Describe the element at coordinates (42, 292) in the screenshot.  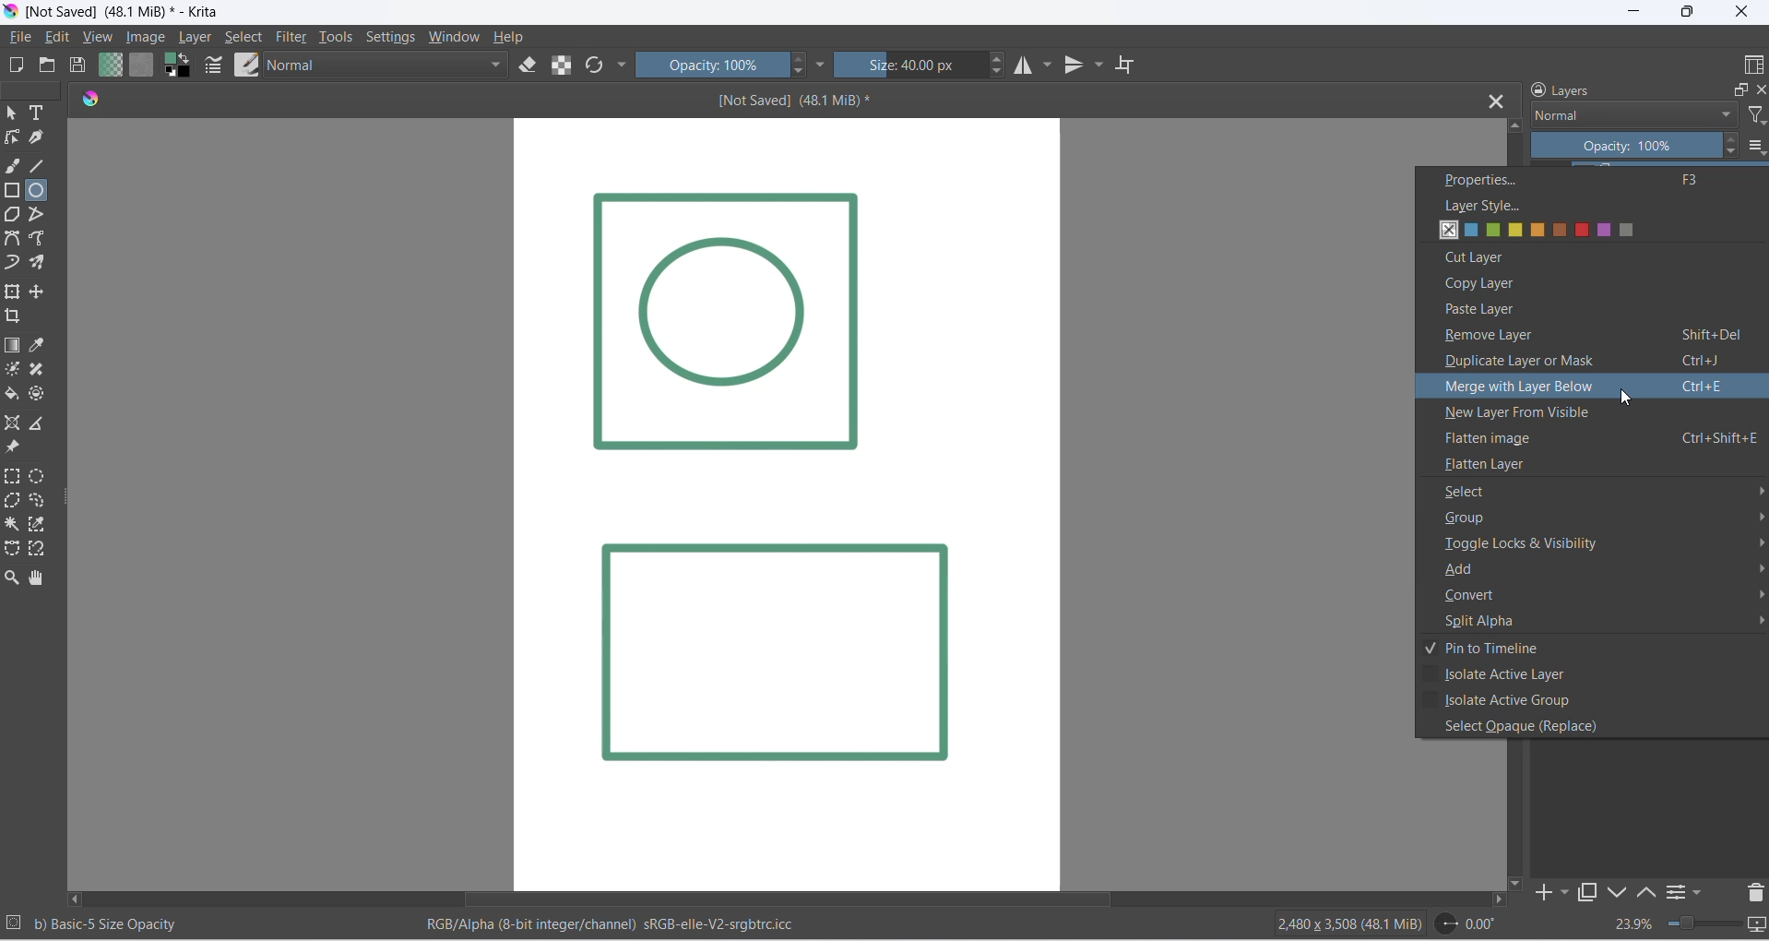
I see `move a layer` at that location.